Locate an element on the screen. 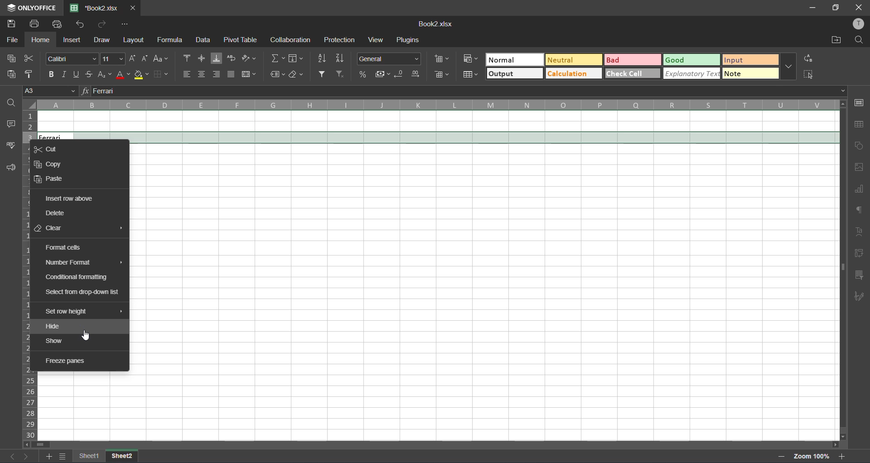 The height and width of the screenshot is (463, 870). sheet names is located at coordinates (105, 456).